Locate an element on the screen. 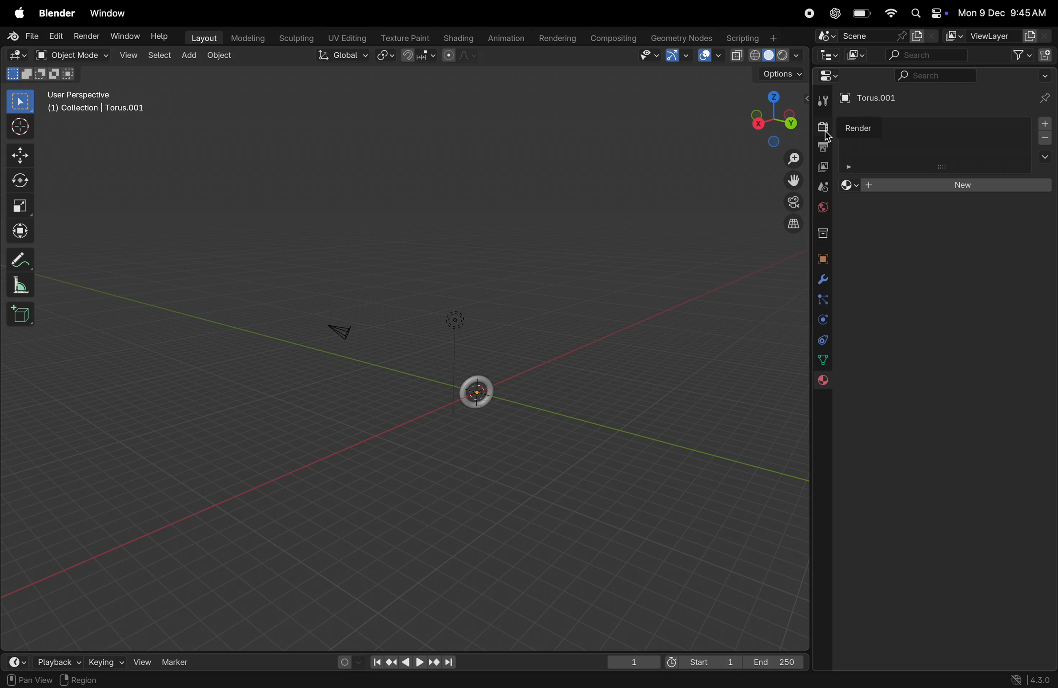  shading is located at coordinates (460, 38).